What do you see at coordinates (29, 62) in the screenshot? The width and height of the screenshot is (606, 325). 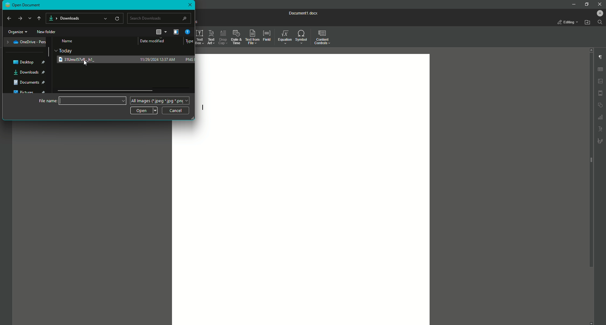 I see `Desktop` at bounding box center [29, 62].